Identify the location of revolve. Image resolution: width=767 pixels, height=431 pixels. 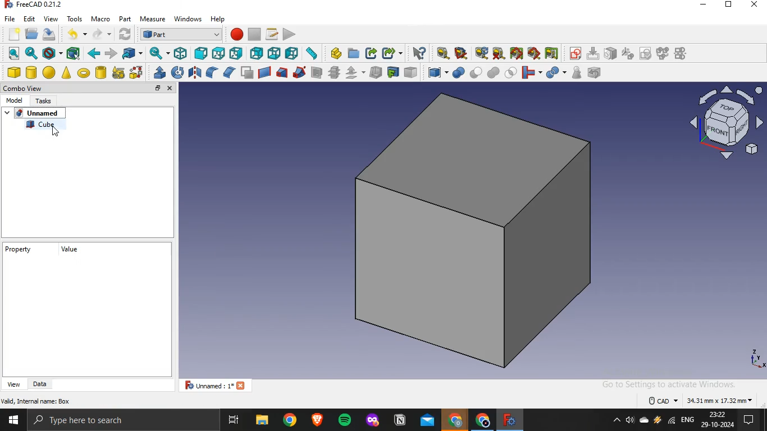
(177, 72).